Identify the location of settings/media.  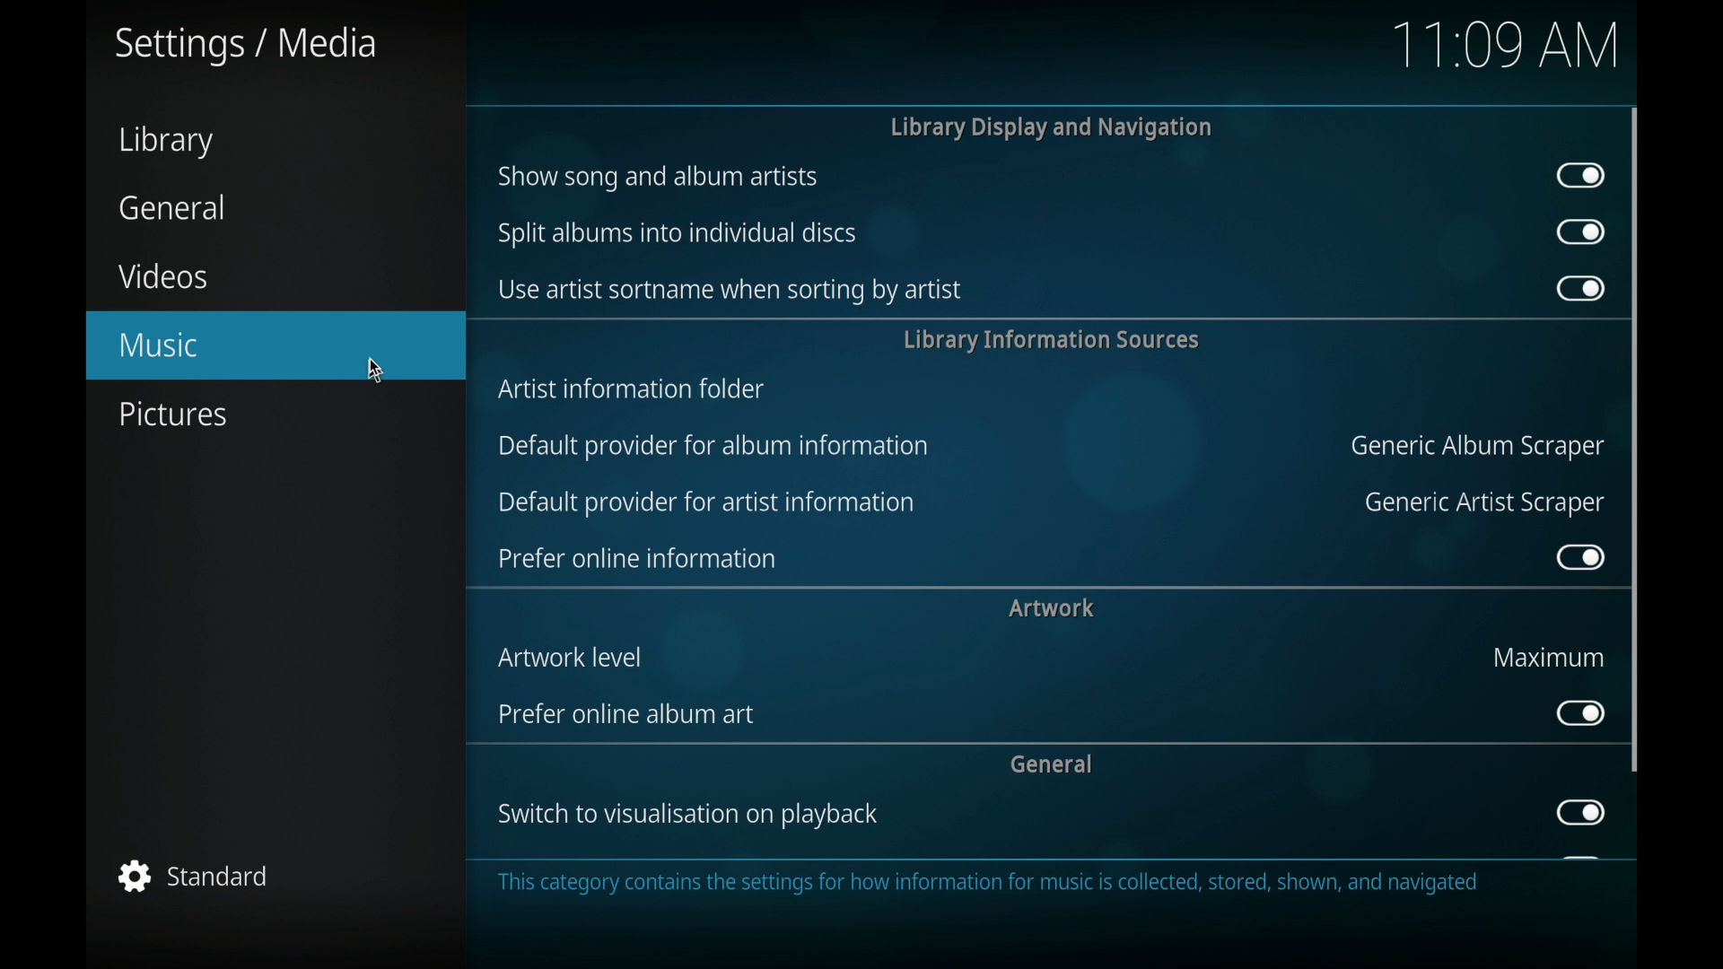
(246, 45).